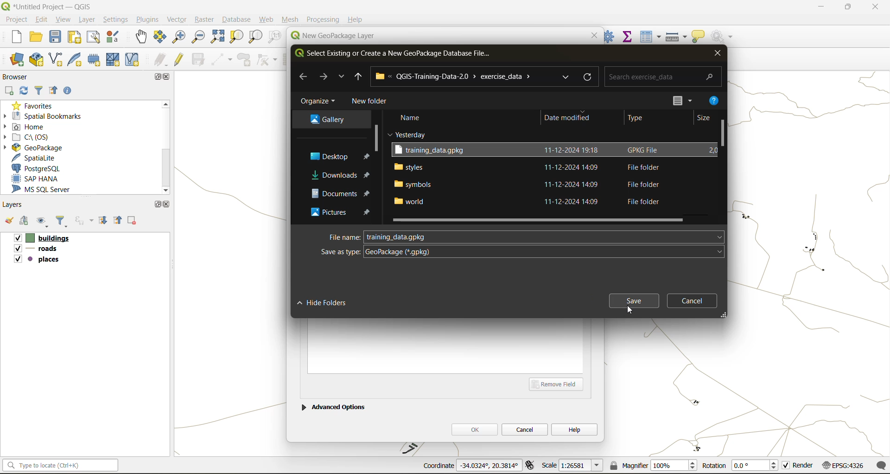  What do you see at coordinates (694, 300) in the screenshot?
I see `cancel` at bounding box center [694, 300].